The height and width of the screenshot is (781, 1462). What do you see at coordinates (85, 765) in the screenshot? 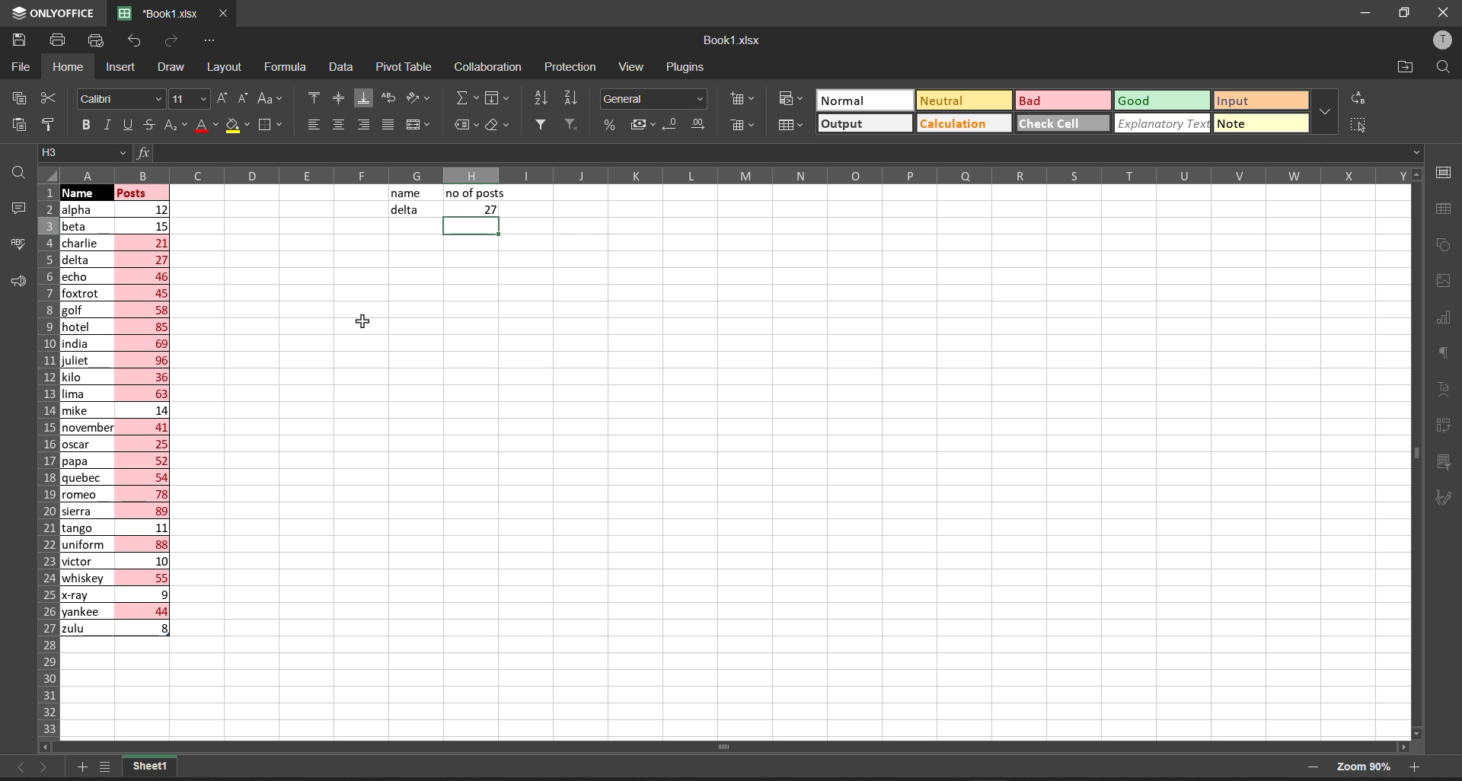
I see `add new tab` at bounding box center [85, 765].